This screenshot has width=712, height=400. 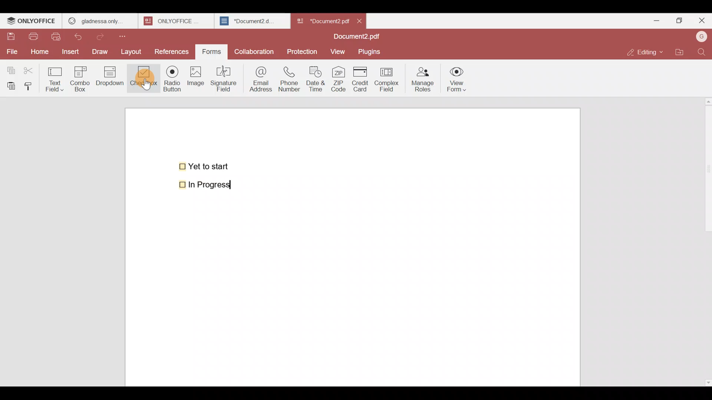 What do you see at coordinates (386, 80) in the screenshot?
I see `Complex field` at bounding box center [386, 80].